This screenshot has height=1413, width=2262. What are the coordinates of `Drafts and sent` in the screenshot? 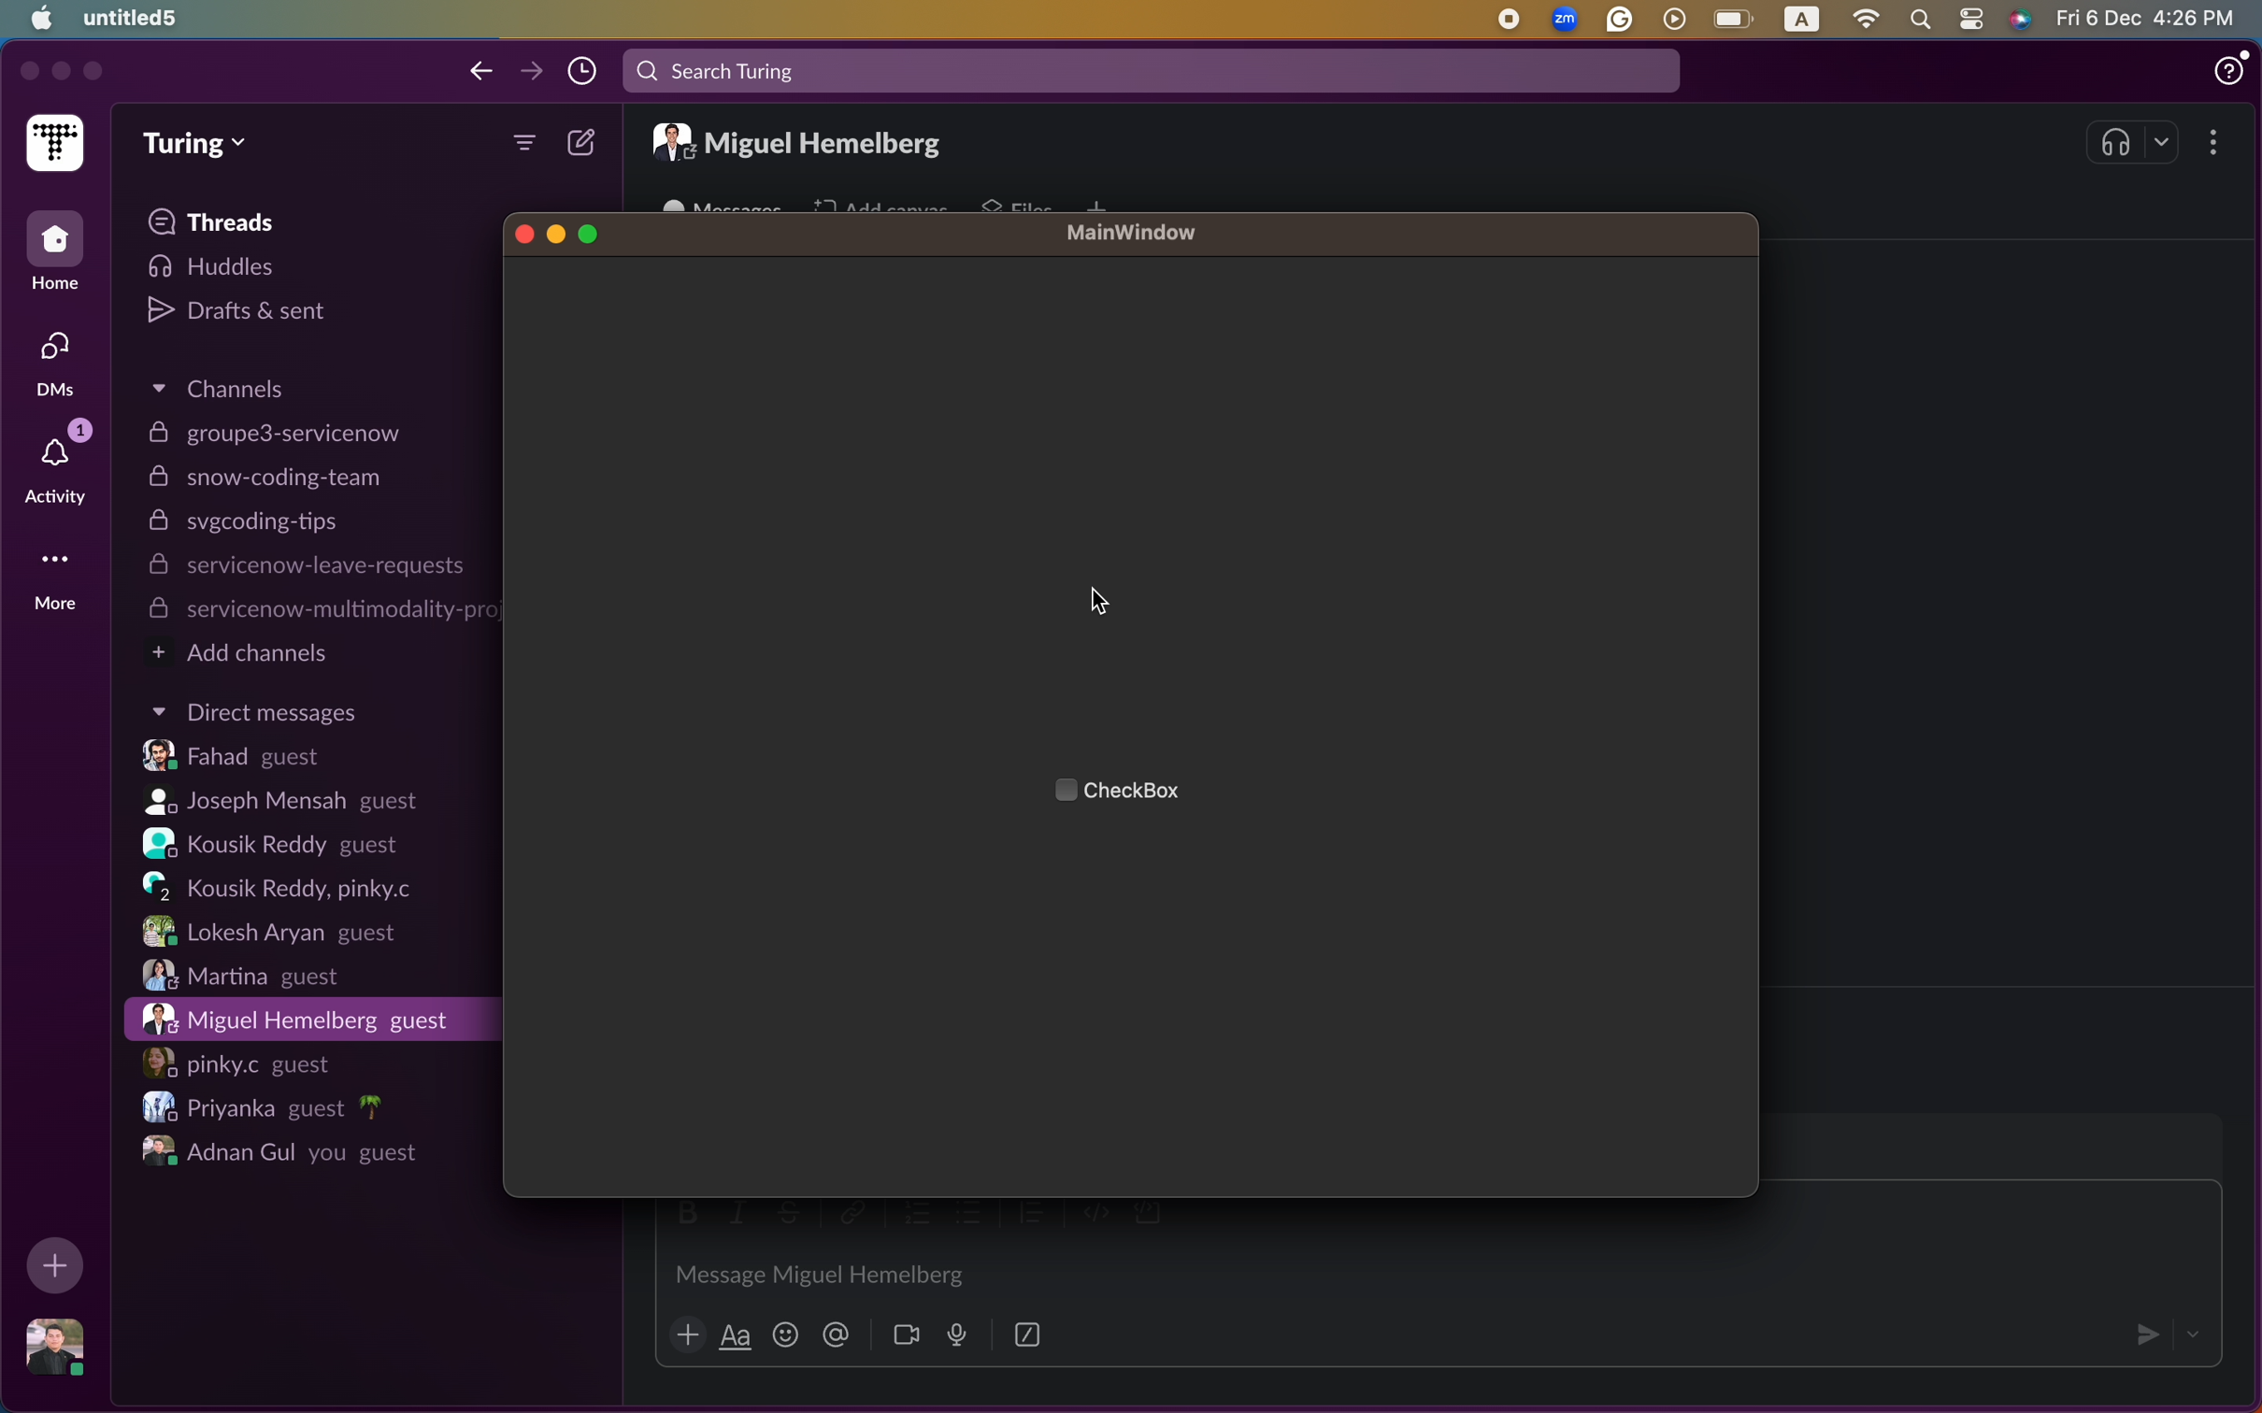 It's located at (244, 314).